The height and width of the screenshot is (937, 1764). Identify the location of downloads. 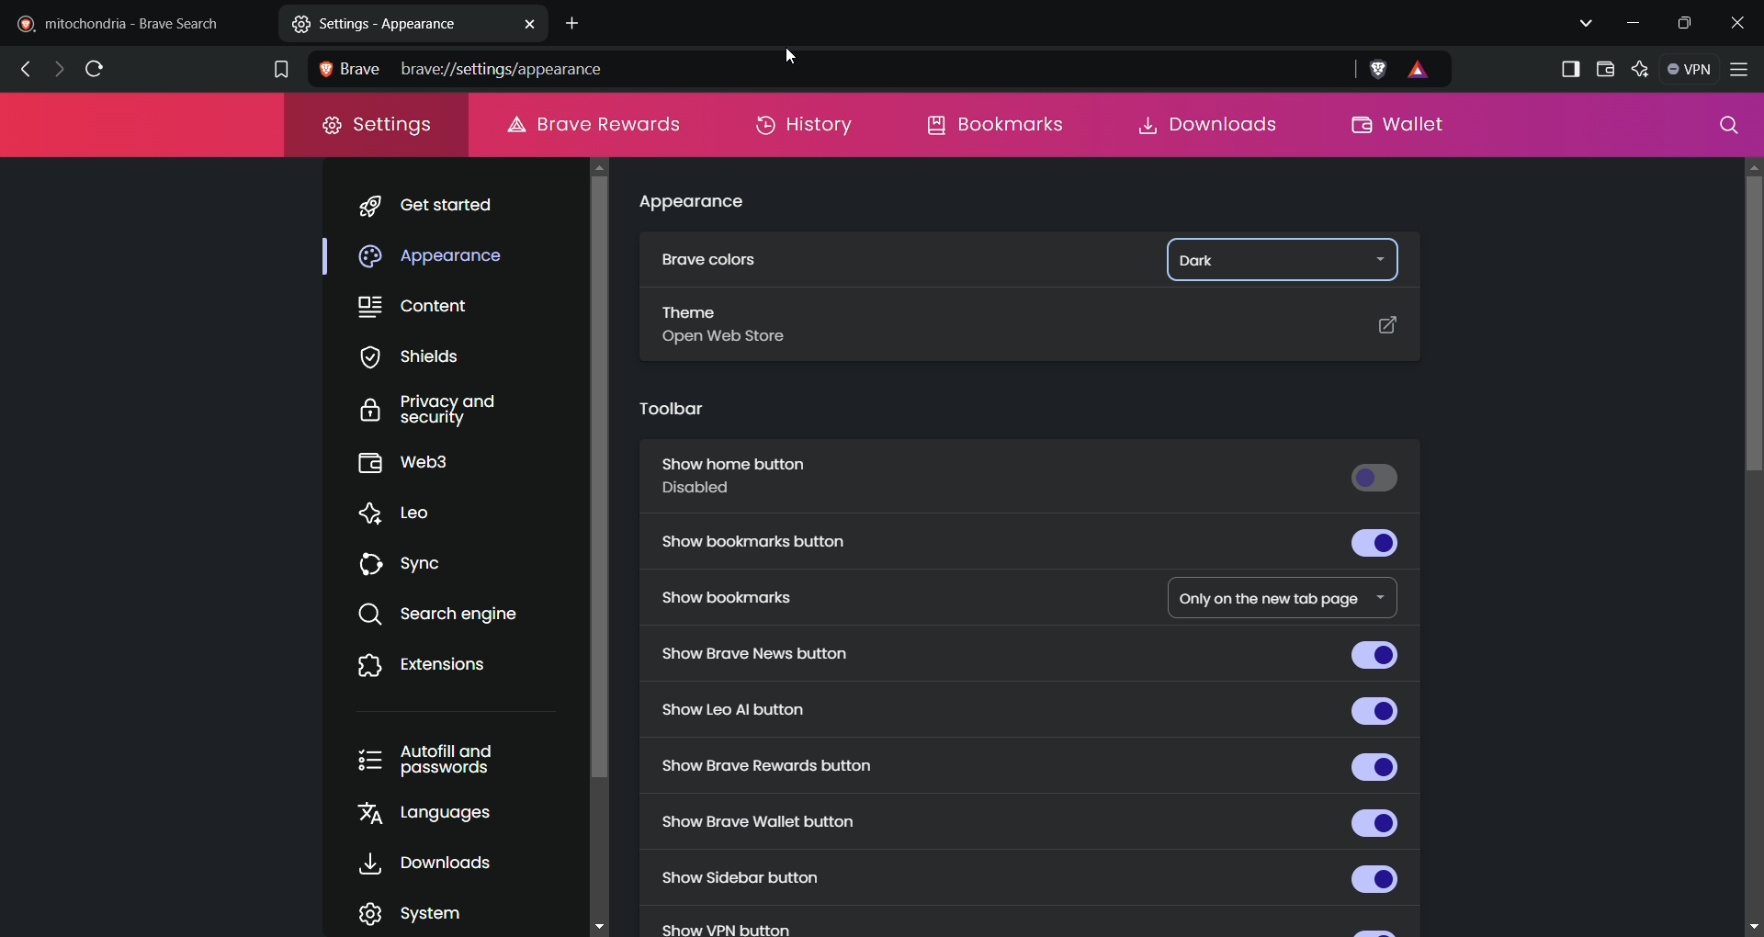
(437, 864).